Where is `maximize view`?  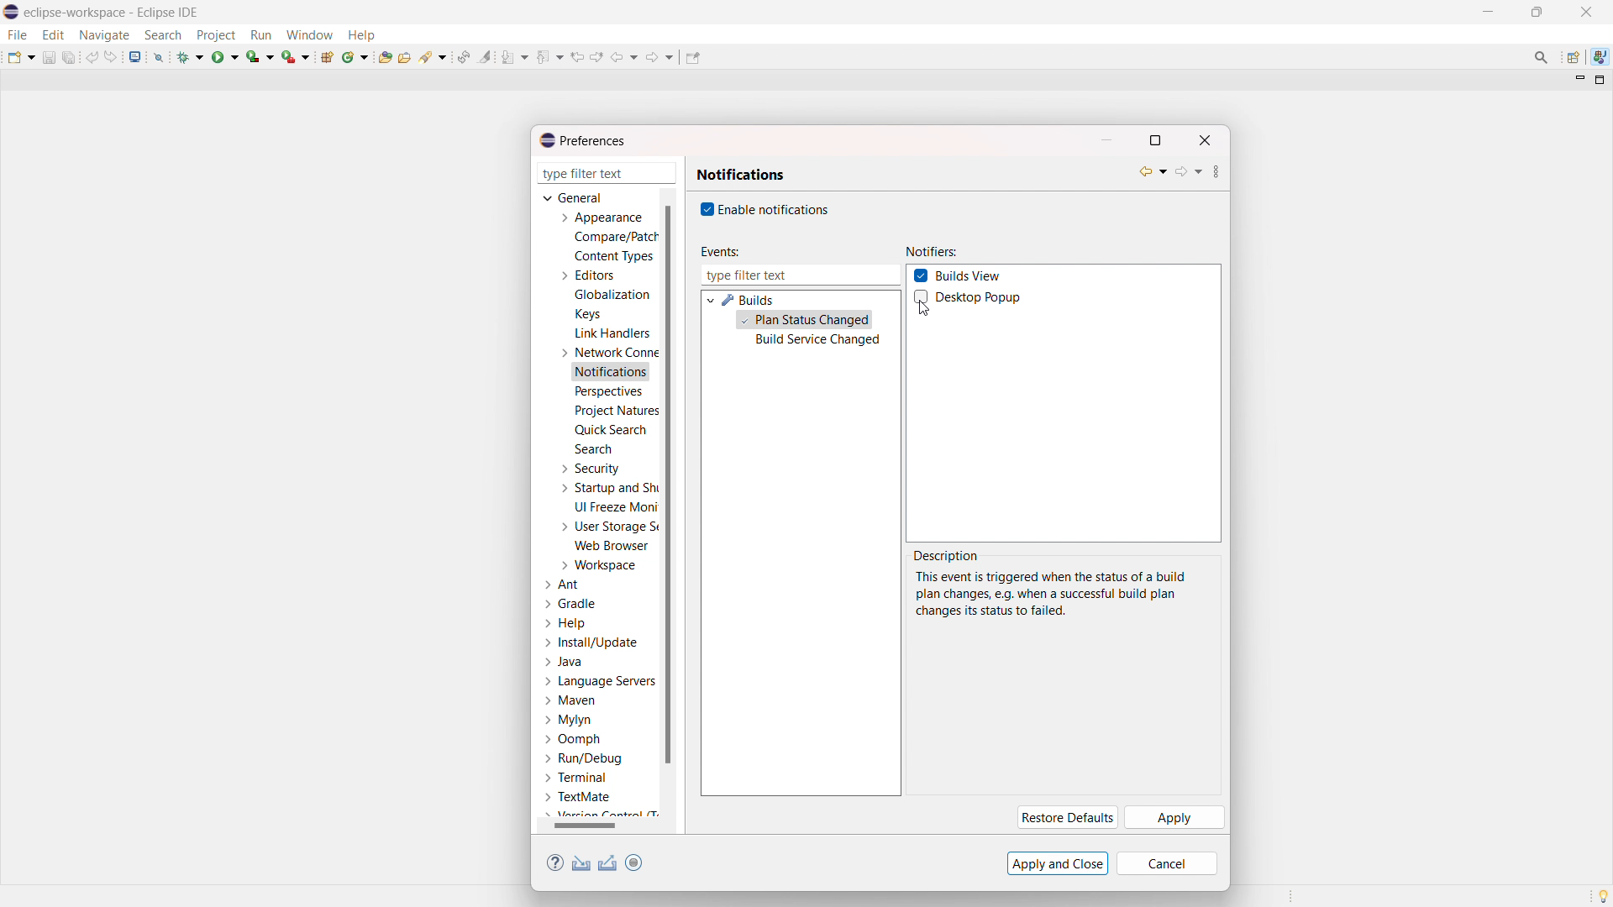 maximize view is located at coordinates (1600, 80).